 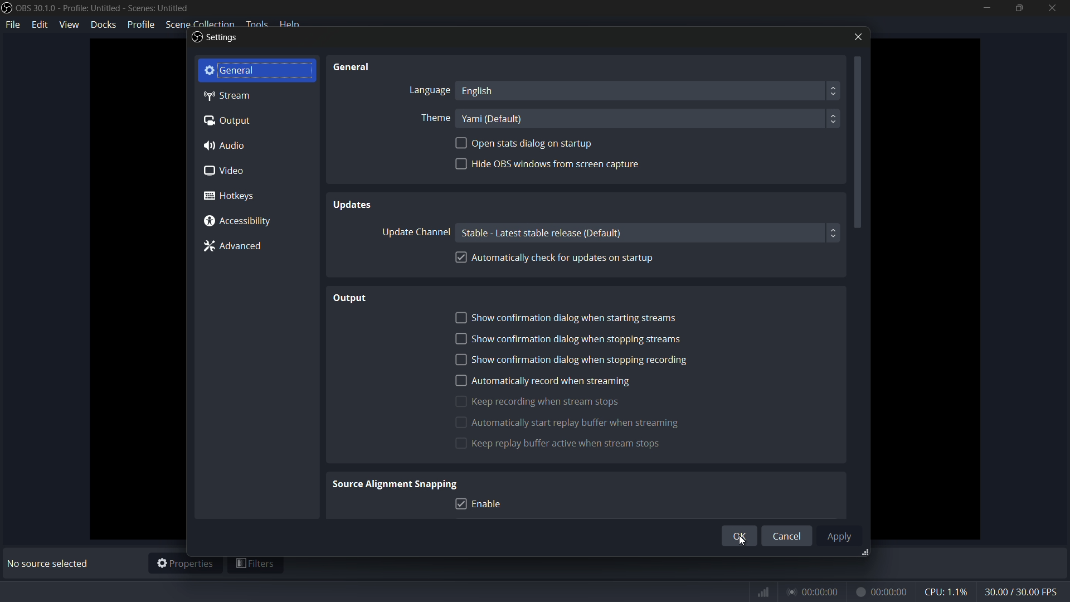 What do you see at coordinates (1023, 590) in the screenshot?
I see `fps indicator` at bounding box center [1023, 590].